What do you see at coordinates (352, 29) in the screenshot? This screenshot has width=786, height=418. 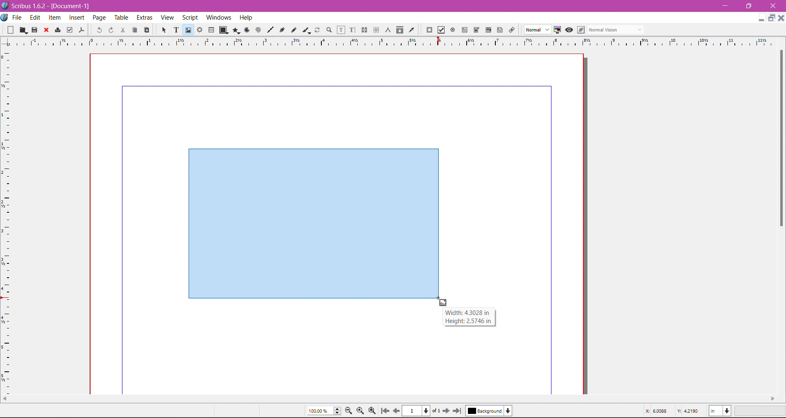 I see `Edit Text with Story Editor` at bounding box center [352, 29].